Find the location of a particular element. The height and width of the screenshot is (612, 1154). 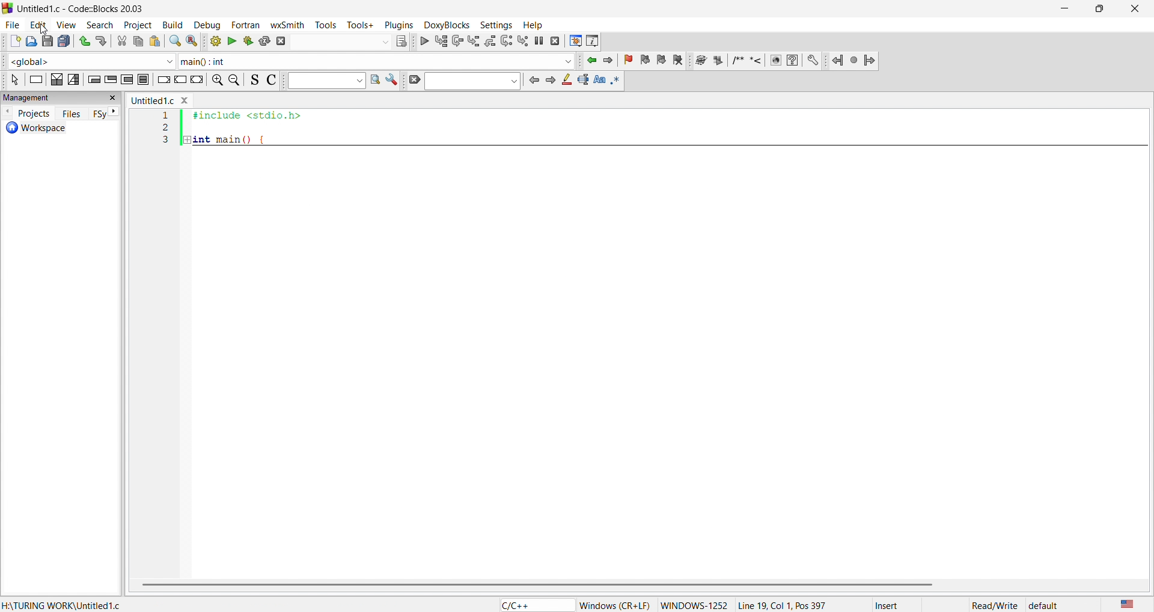

run to cursor is located at coordinates (441, 41).